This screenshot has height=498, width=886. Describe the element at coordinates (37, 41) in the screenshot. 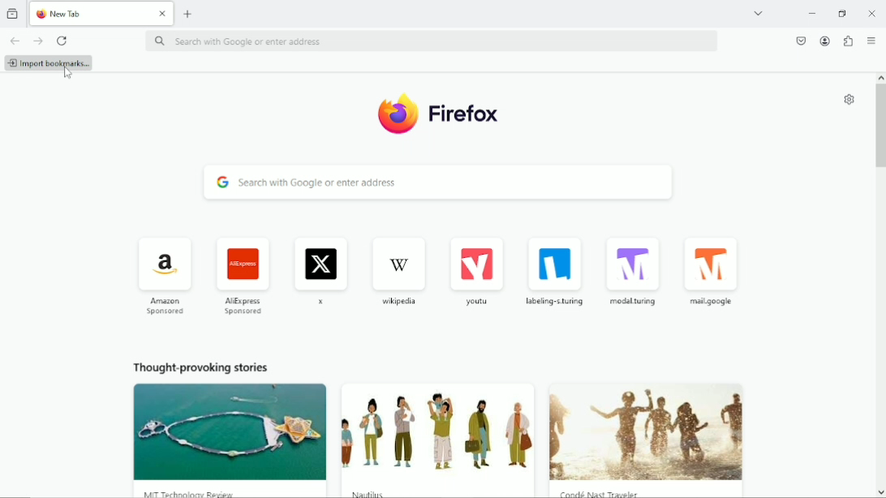

I see `go forward` at that location.